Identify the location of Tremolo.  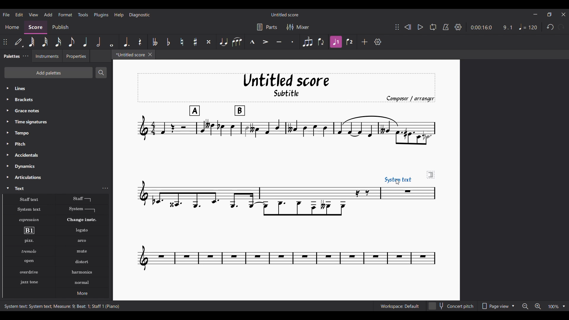
(29, 251).